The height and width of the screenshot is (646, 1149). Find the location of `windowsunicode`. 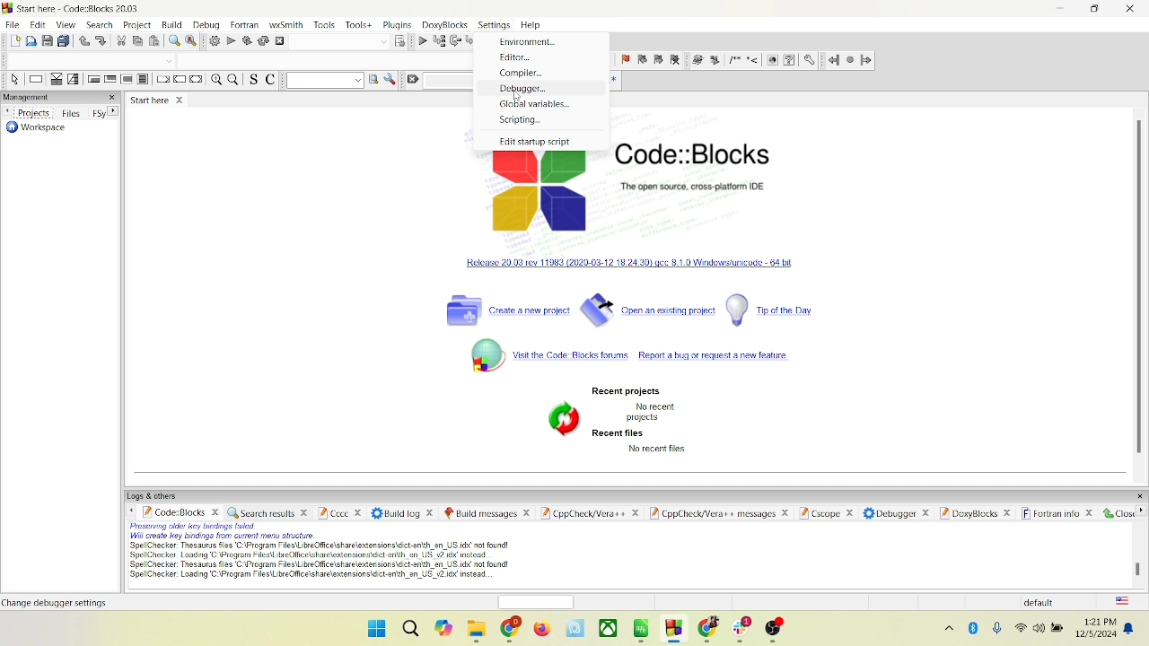

windowsunicode is located at coordinates (632, 261).